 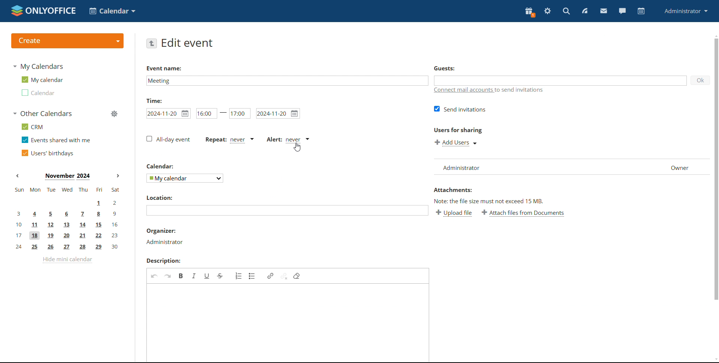 What do you see at coordinates (565, 11) in the screenshot?
I see `search` at bounding box center [565, 11].